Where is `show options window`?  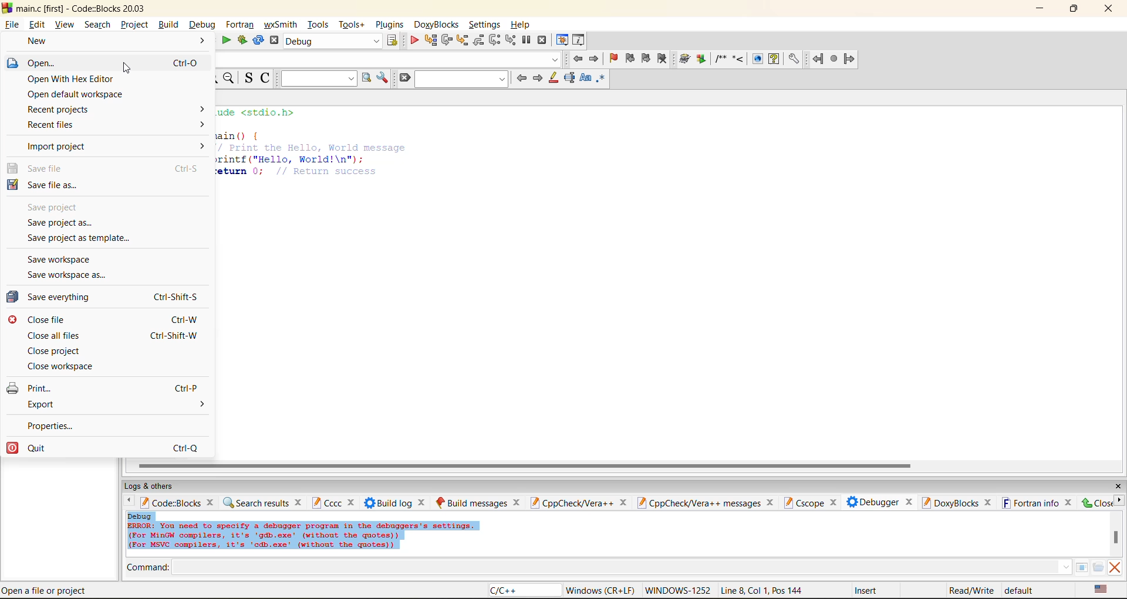 show options window is located at coordinates (383, 78).